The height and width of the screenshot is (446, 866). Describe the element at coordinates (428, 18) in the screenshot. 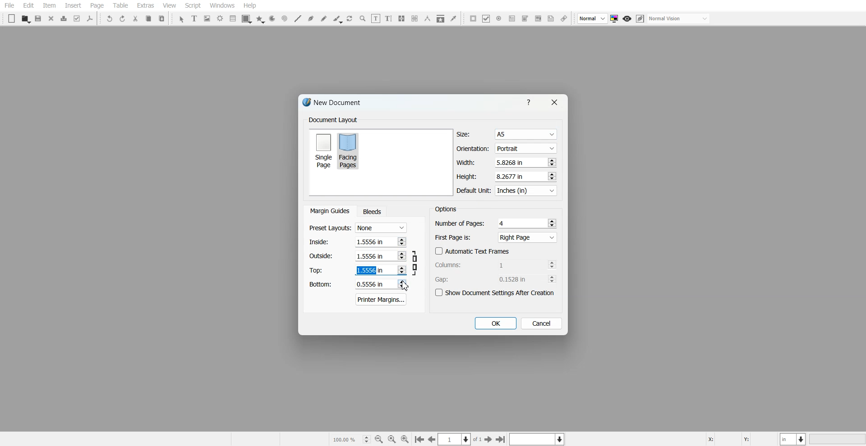

I see `Measurement` at that location.